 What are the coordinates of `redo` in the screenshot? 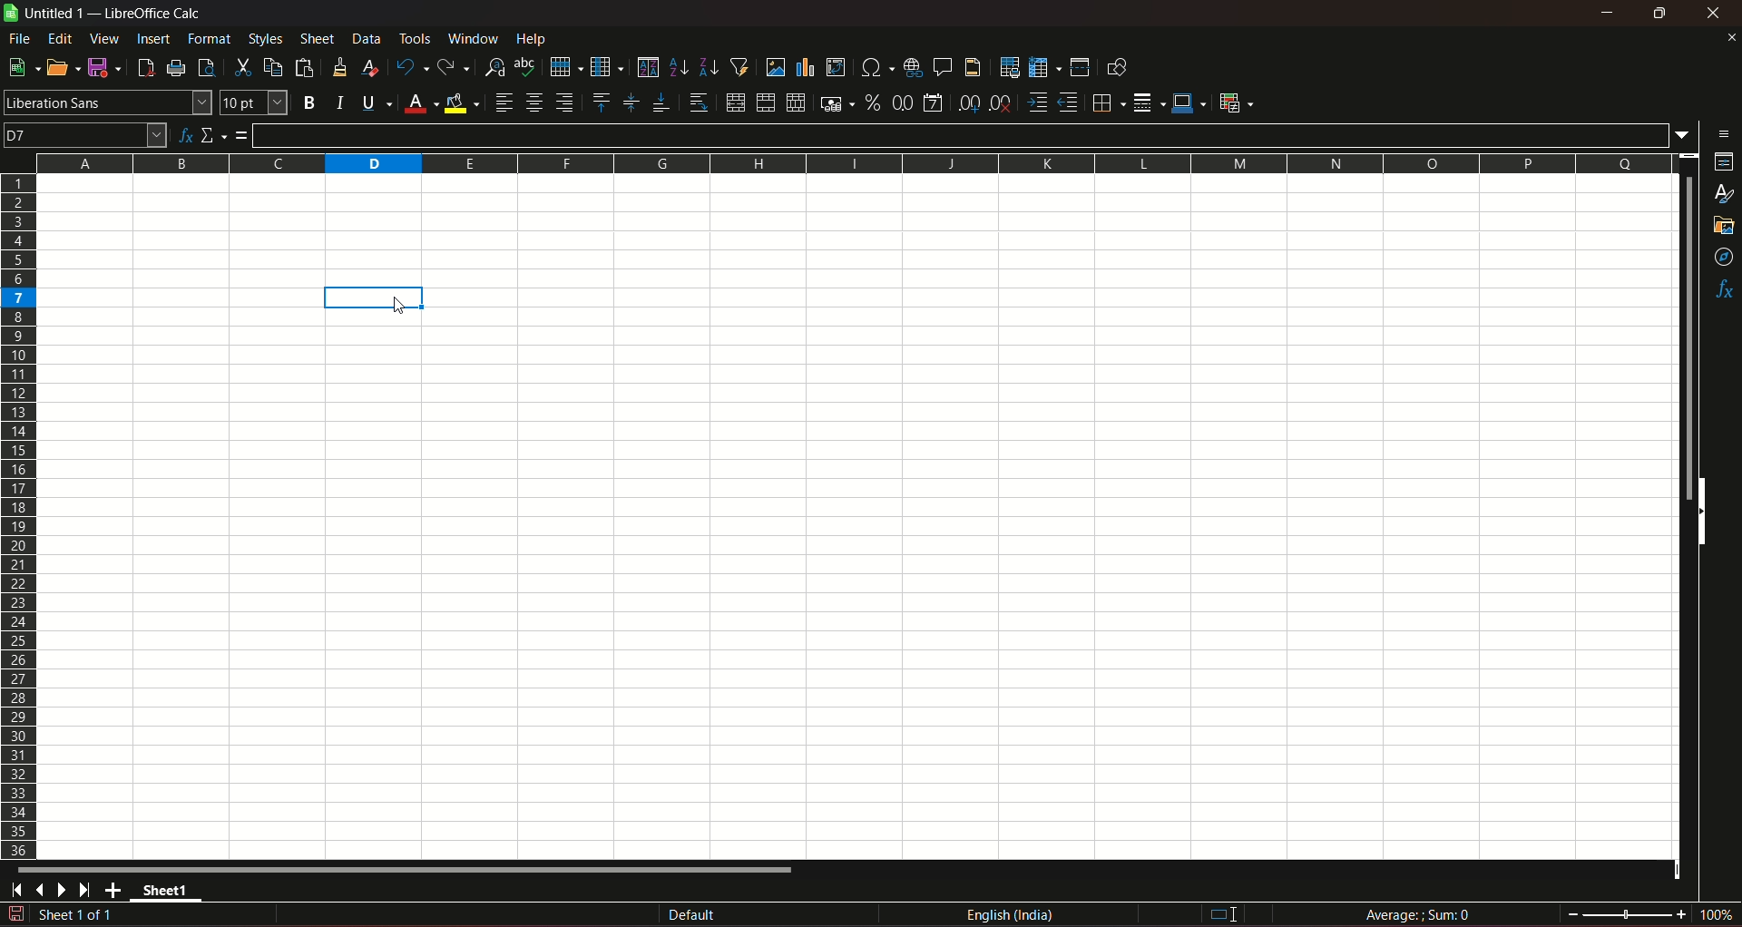 It's located at (454, 65).